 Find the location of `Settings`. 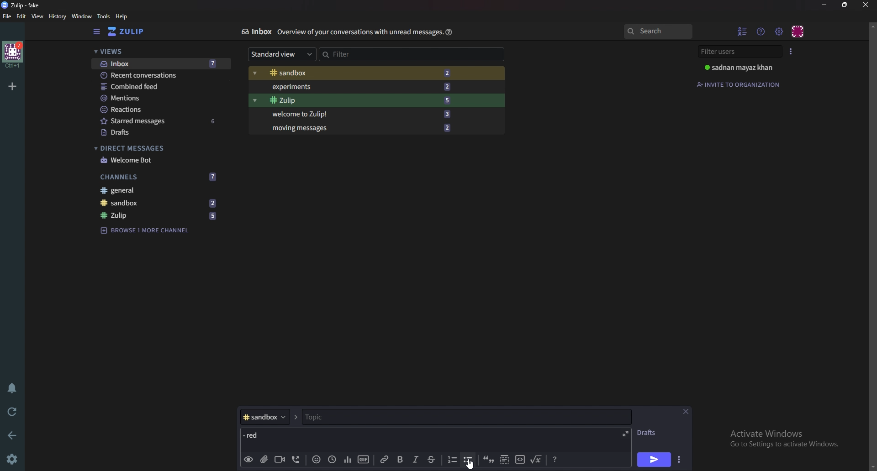

Settings is located at coordinates (11, 460).